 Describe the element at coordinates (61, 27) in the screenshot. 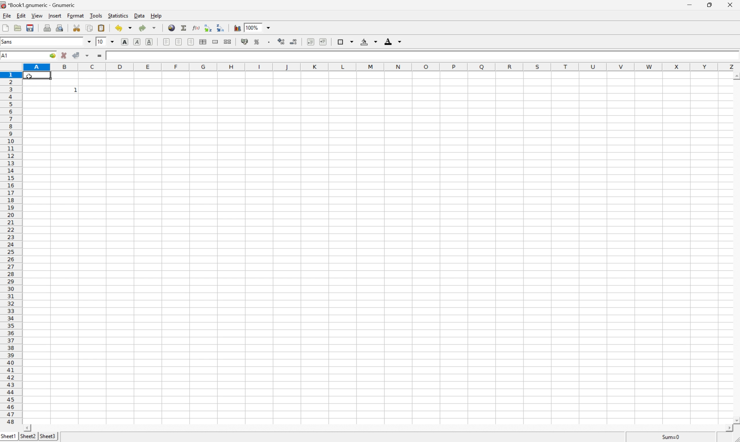

I see `print preview` at that location.